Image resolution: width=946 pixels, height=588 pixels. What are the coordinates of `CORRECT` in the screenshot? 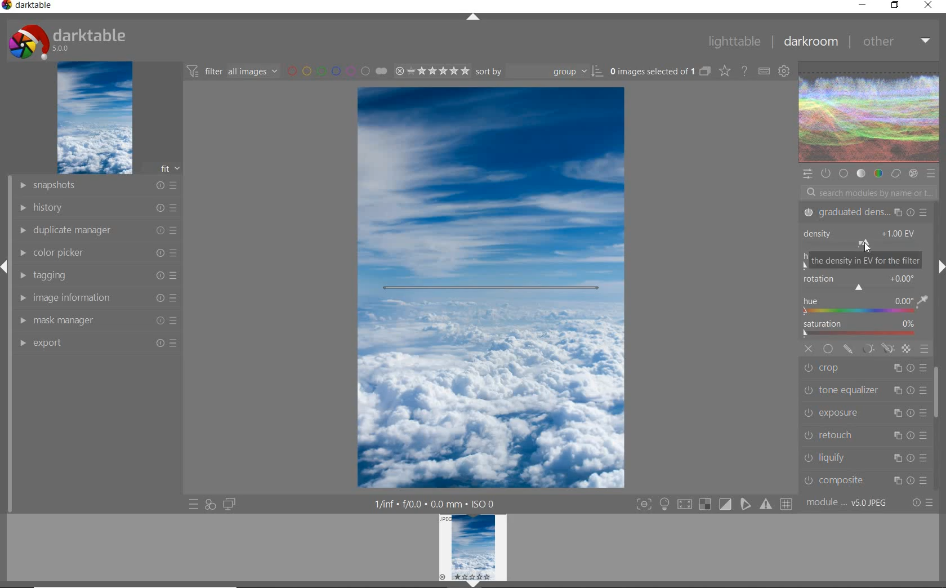 It's located at (895, 173).